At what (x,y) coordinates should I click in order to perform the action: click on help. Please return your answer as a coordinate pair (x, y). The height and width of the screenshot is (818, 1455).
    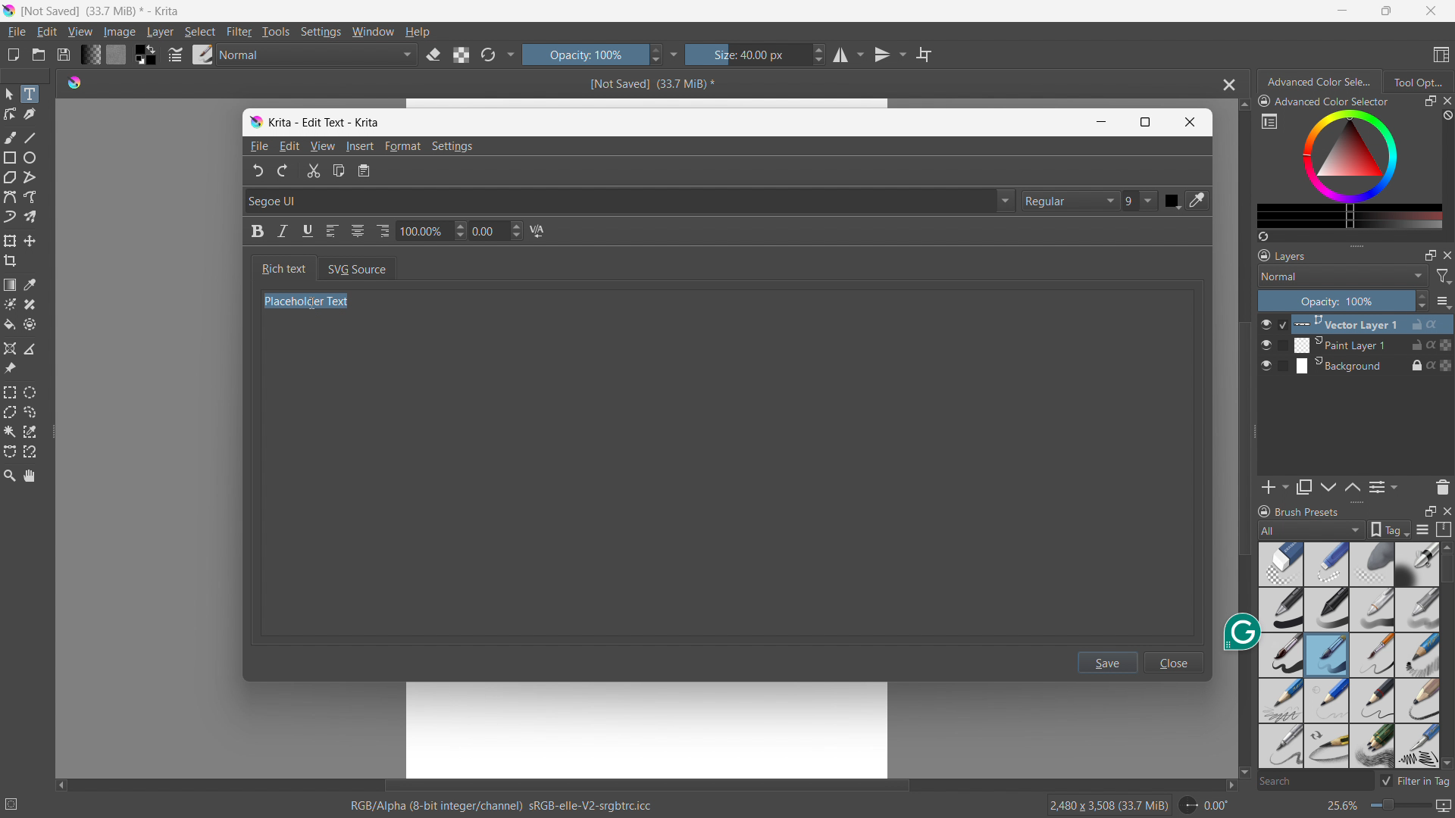
    Looking at the image, I should click on (418, 31).